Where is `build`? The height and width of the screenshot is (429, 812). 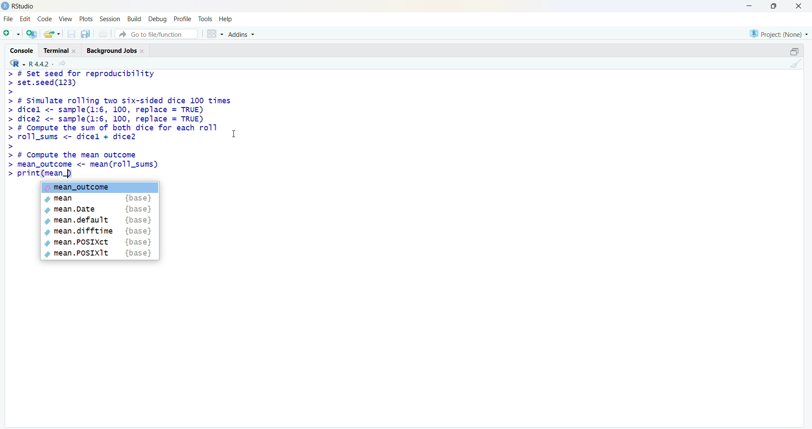
build is located at coordinates (134, 19).